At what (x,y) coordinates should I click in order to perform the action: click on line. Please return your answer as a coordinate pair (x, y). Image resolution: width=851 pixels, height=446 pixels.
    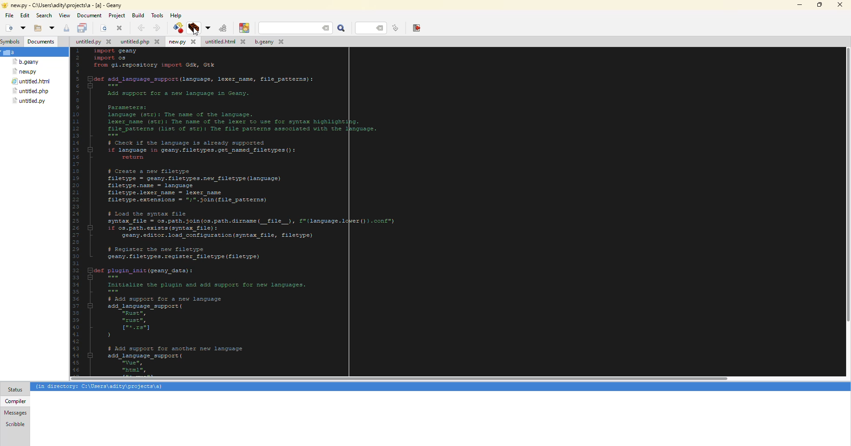
    Looking at the image, I should click on (370, 28).